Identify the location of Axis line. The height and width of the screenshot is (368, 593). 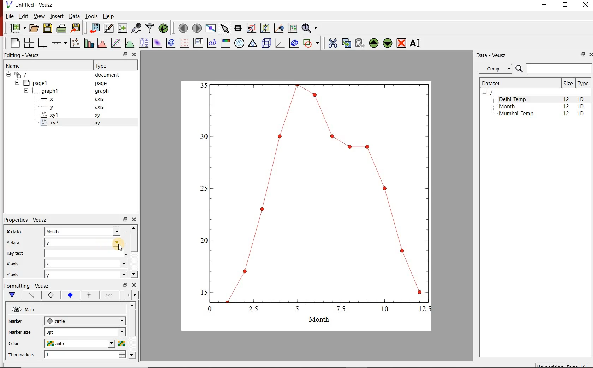
(30, 295).